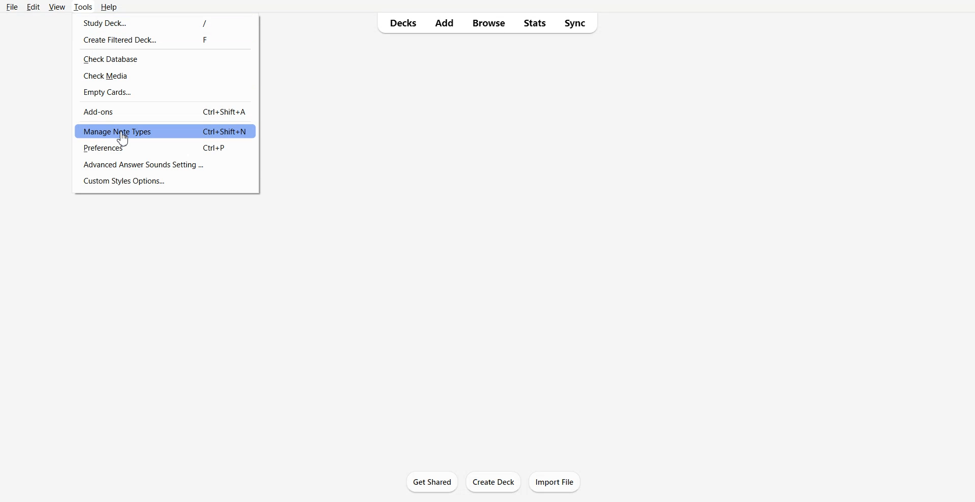  What do you see at coordinates (33, 7) in the screenshot?
I see `Edit` at bounding box center [33, 7].